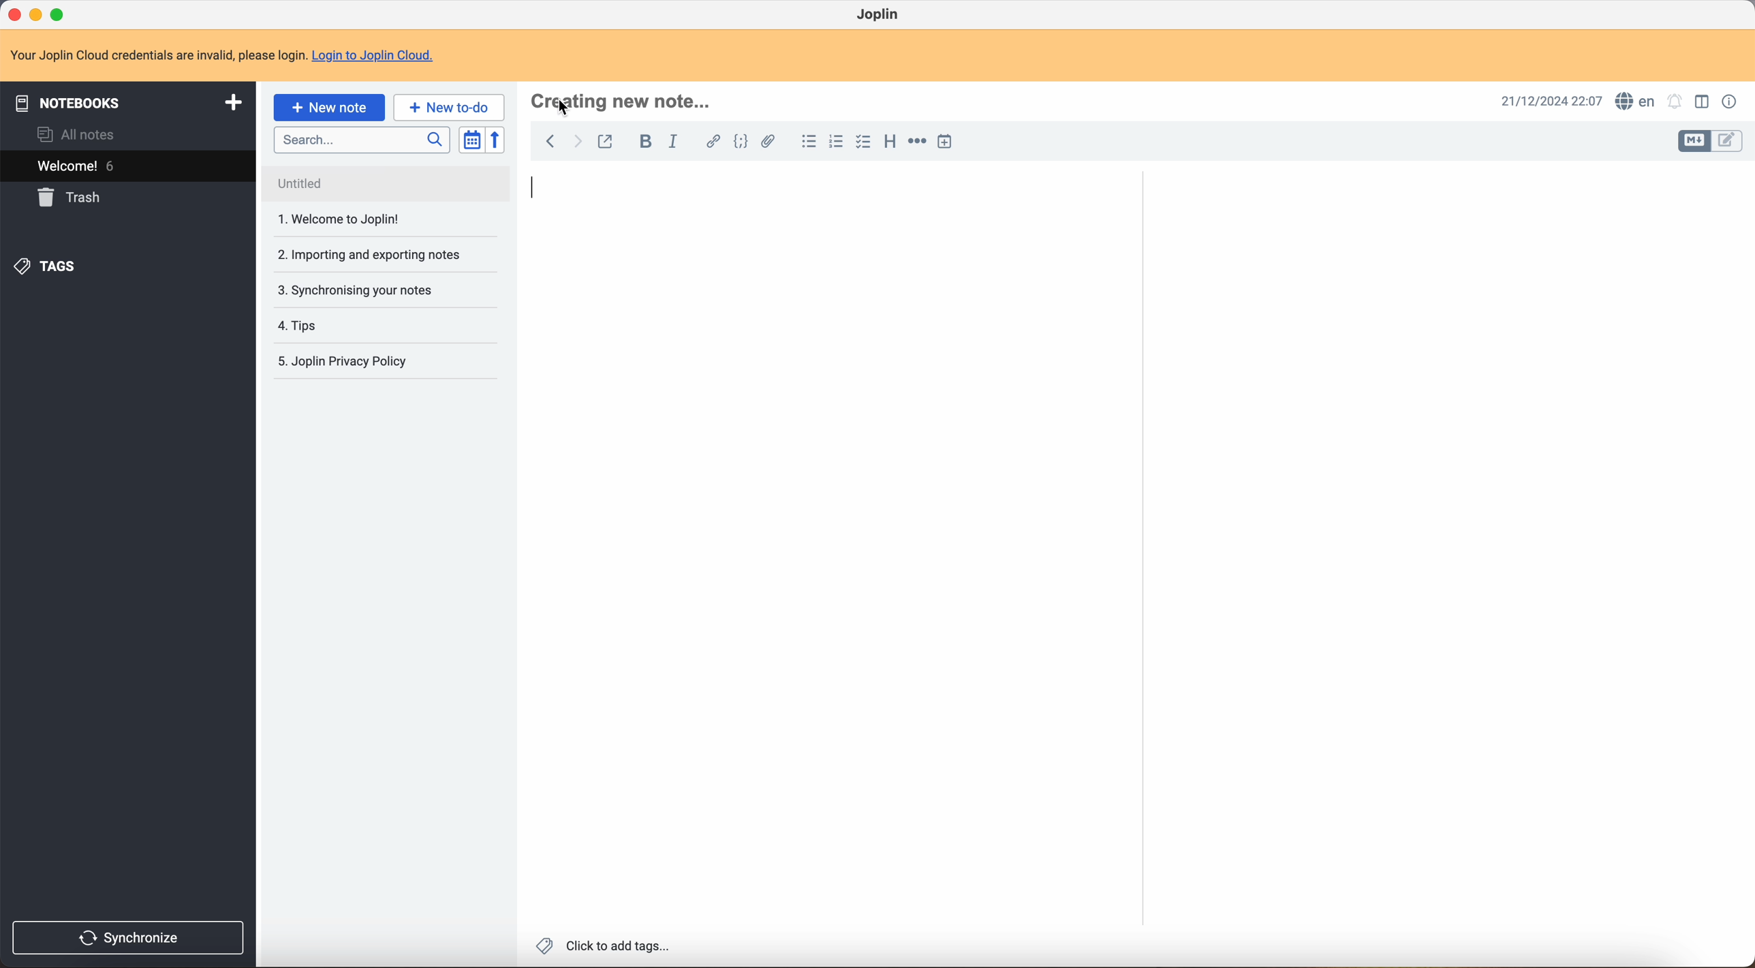 Image resolution: width=1755 pixels, height=968 pixels. What do you see at coordinates (624, 99) in the screenshot?
I see `click on title` at bounding box center [624, 99].